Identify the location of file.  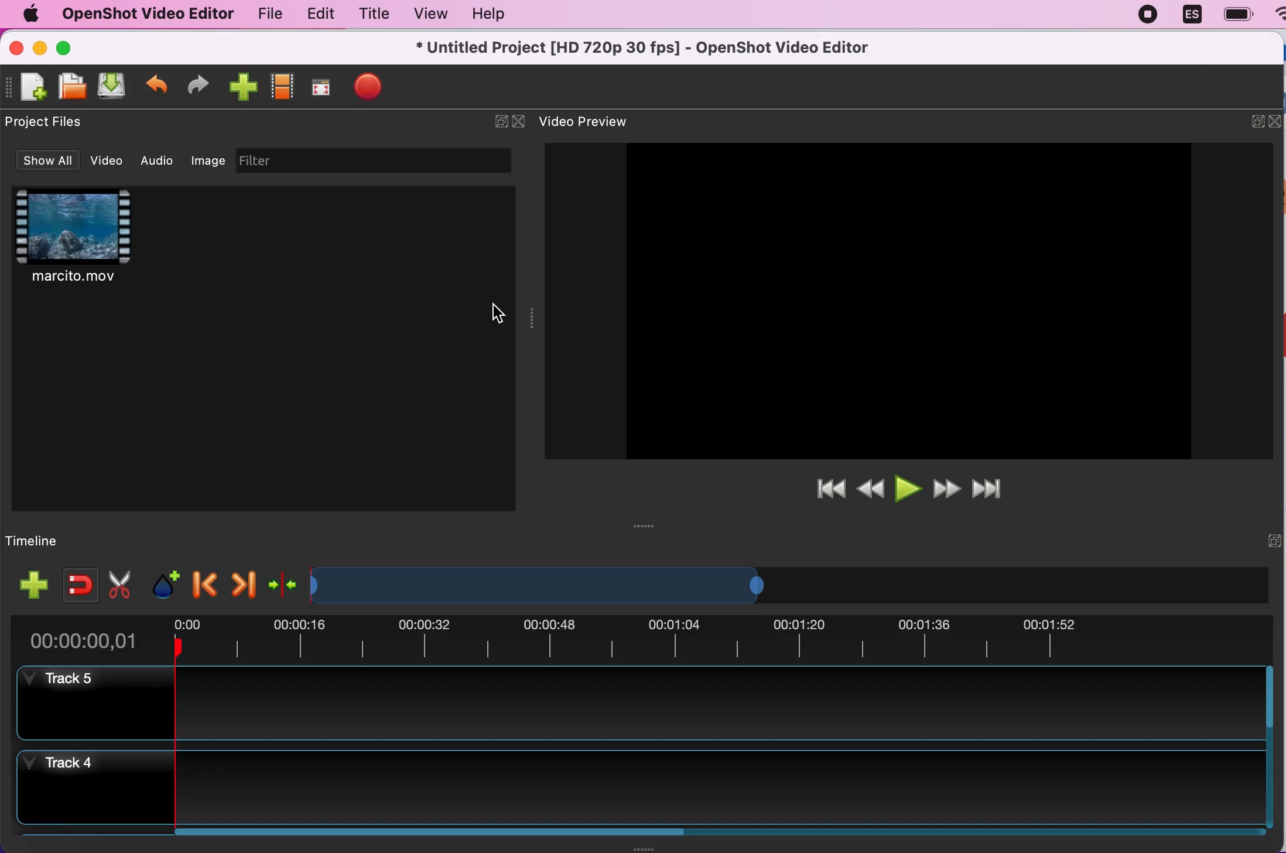
(268, 14).